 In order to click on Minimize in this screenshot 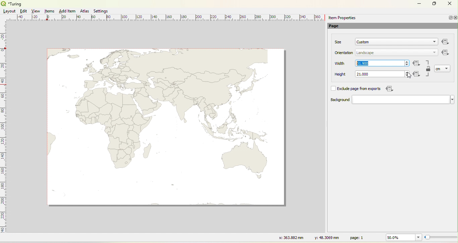, I will do `click(450, 17)`.